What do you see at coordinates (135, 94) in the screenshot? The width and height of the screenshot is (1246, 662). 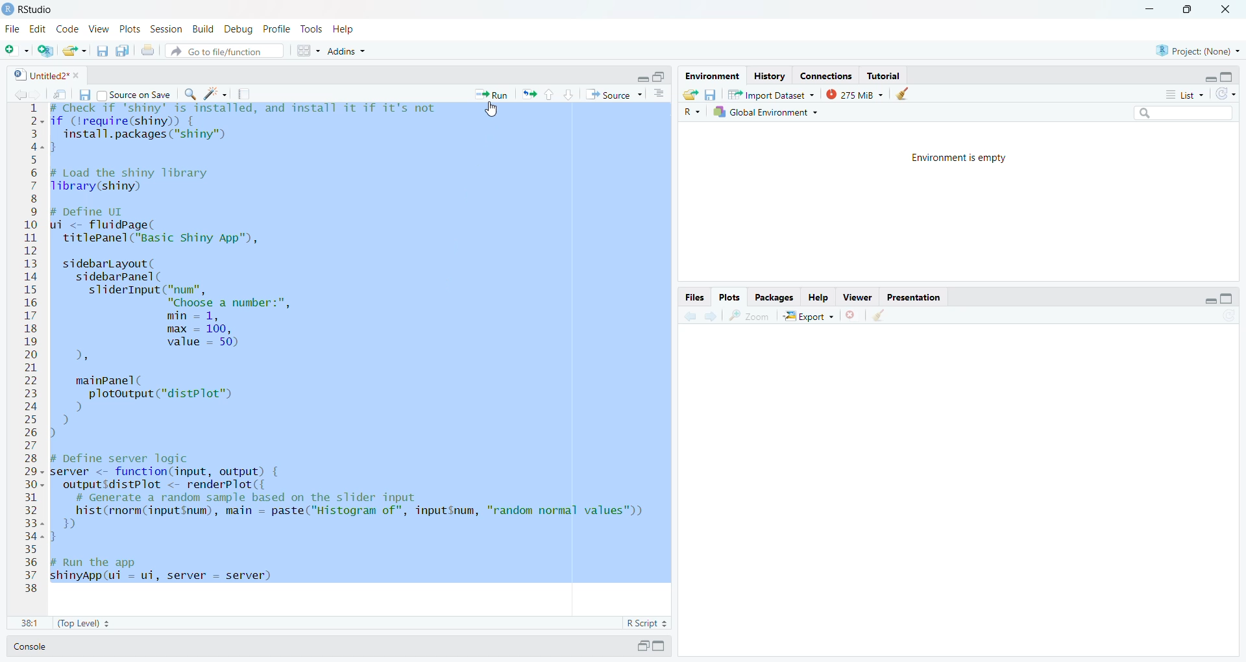 I see `source on save checkbox` at bounding box center [135, 94].